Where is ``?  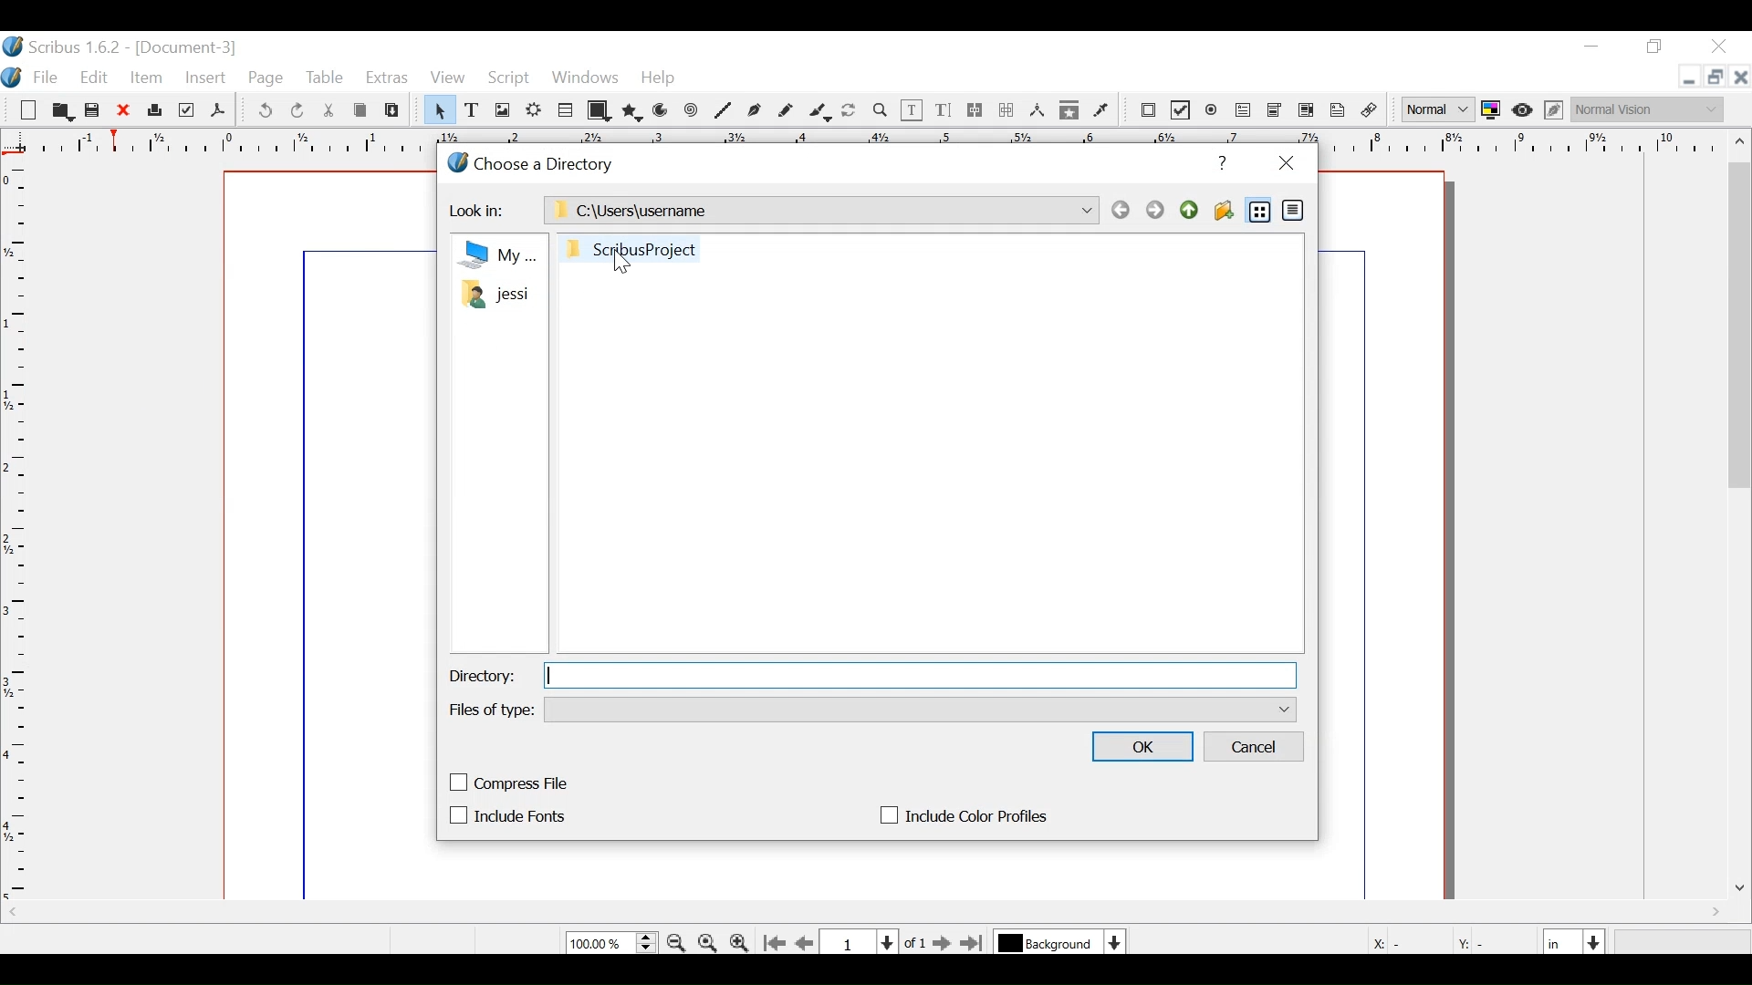
 is located at coordinates (1114, 940).